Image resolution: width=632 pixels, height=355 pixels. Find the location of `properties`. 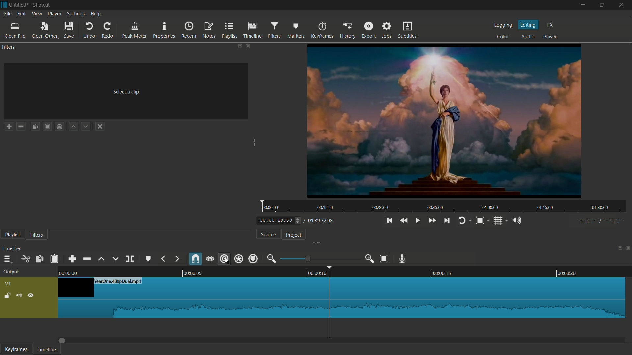

properties is located at coordinates (164, 30).